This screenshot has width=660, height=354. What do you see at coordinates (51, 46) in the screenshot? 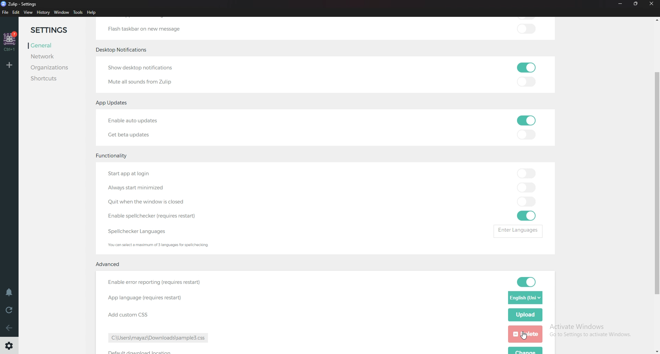
I see `General` at bounding box center [51, 46].